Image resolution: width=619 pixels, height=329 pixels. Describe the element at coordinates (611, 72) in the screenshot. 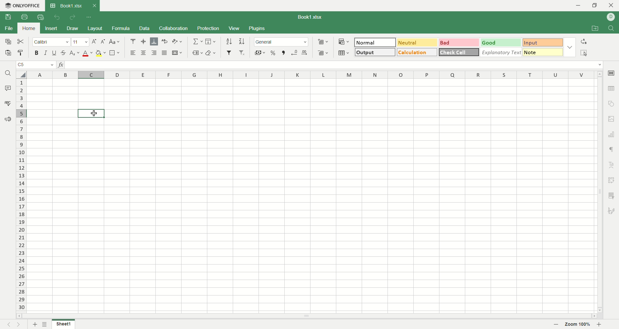

I see `cell settings` at that location.